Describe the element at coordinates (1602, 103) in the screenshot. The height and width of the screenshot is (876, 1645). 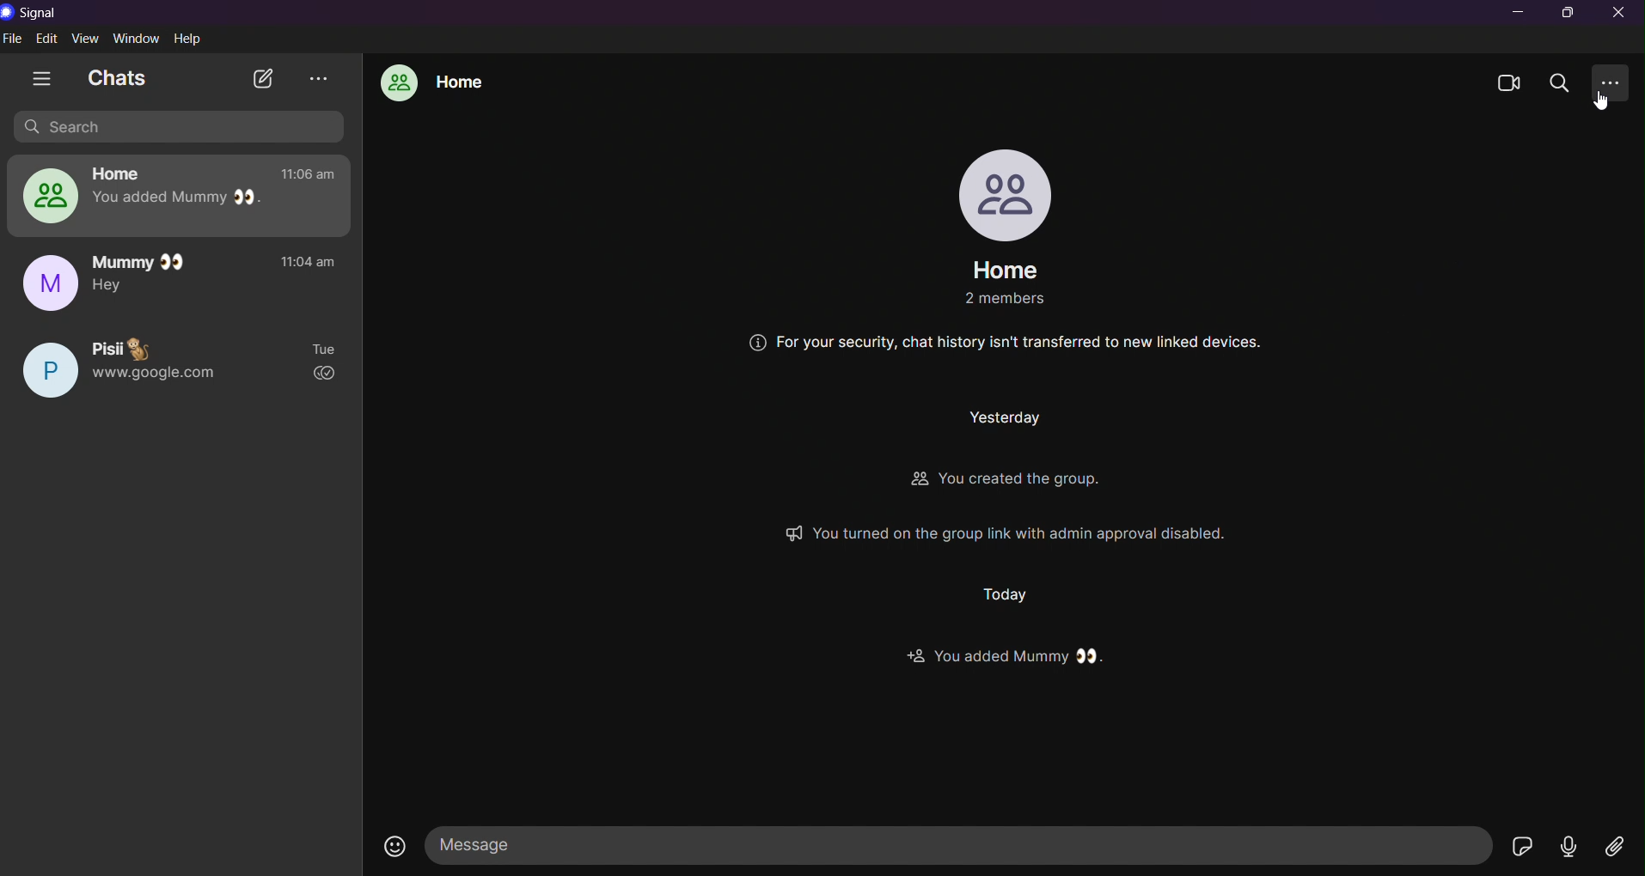
I see `Cursor` at that location.